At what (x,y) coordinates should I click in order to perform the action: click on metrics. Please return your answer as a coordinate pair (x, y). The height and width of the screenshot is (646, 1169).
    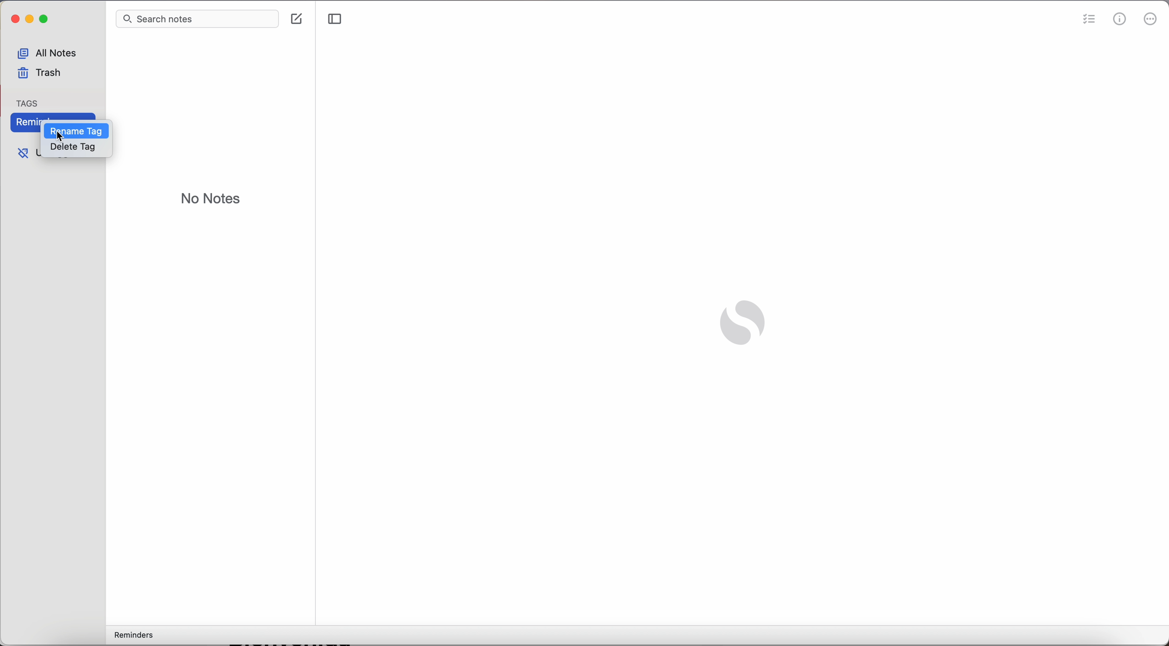
    Looking at the image, I should click on (1121, 20).